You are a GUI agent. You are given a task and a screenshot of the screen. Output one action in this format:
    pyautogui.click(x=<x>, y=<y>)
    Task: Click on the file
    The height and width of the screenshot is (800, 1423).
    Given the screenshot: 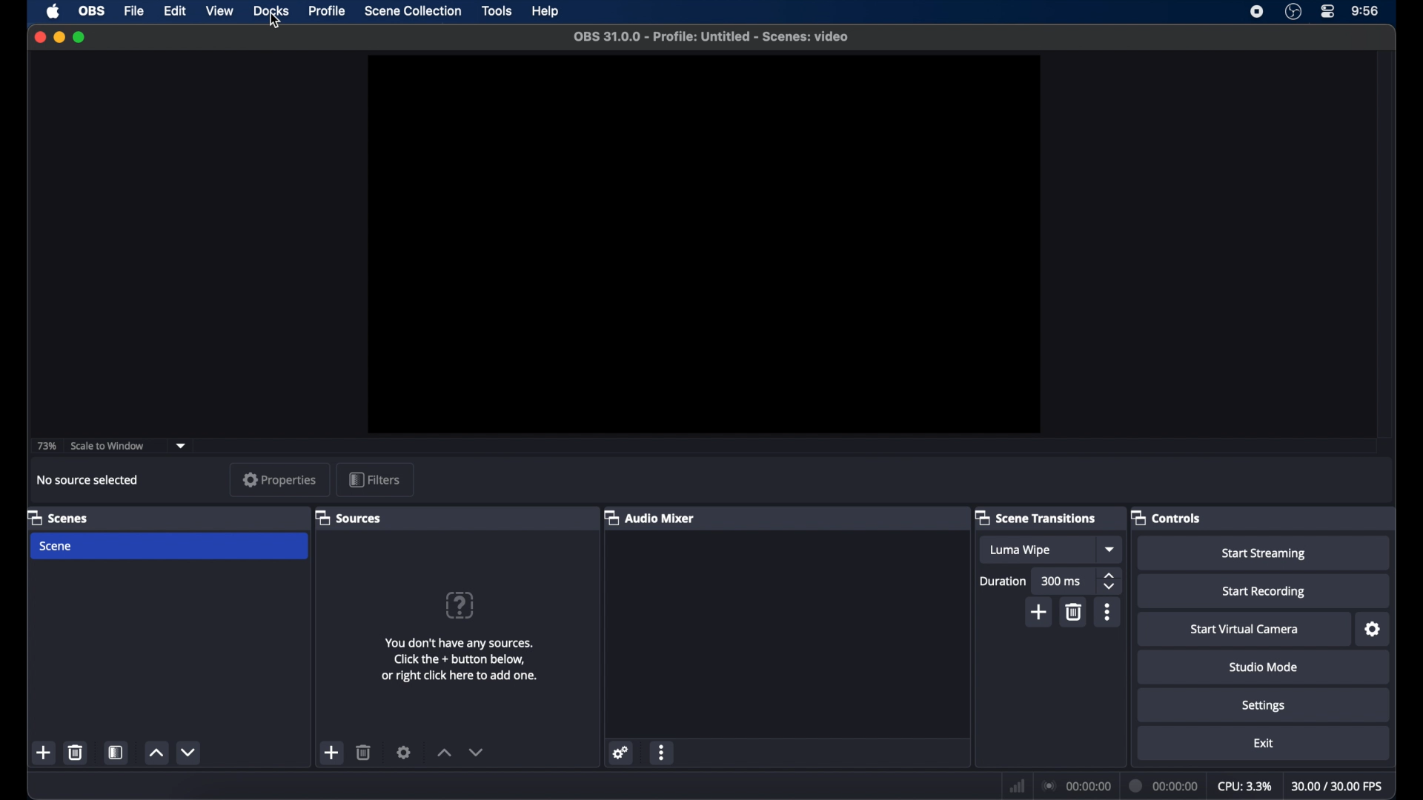 What is the action you would take?
    pyautogui.click(x=134, y=12)
    